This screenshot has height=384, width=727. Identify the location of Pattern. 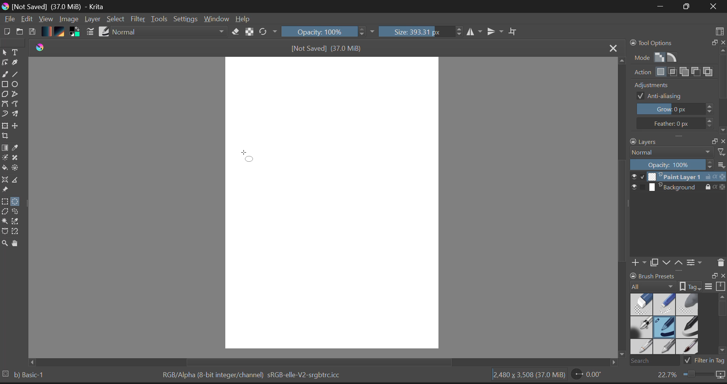
(61, 32).